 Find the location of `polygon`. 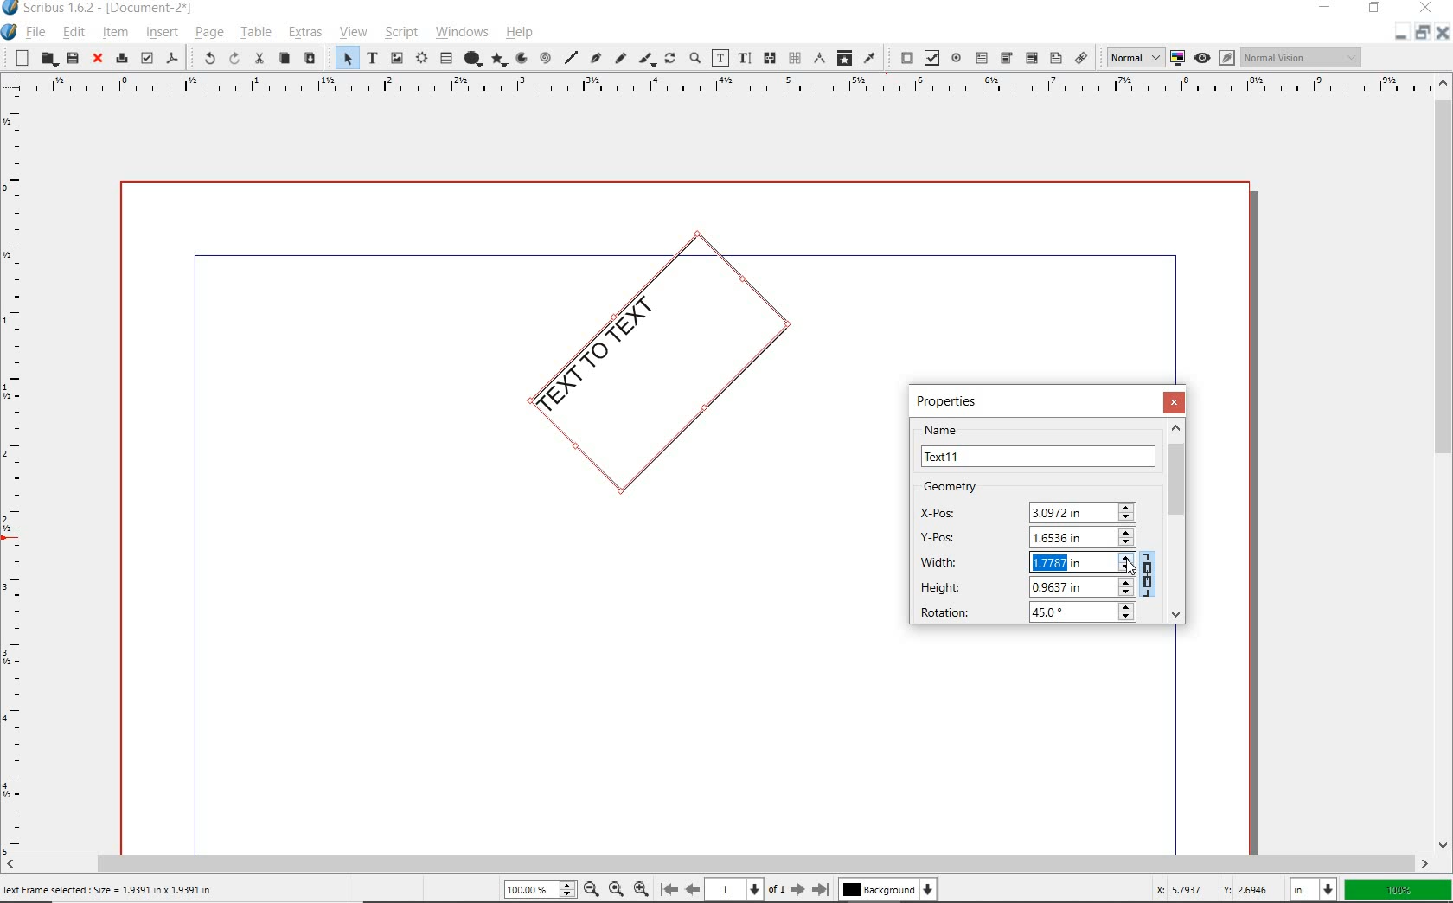

polygon is located at coordinates (499, 61).